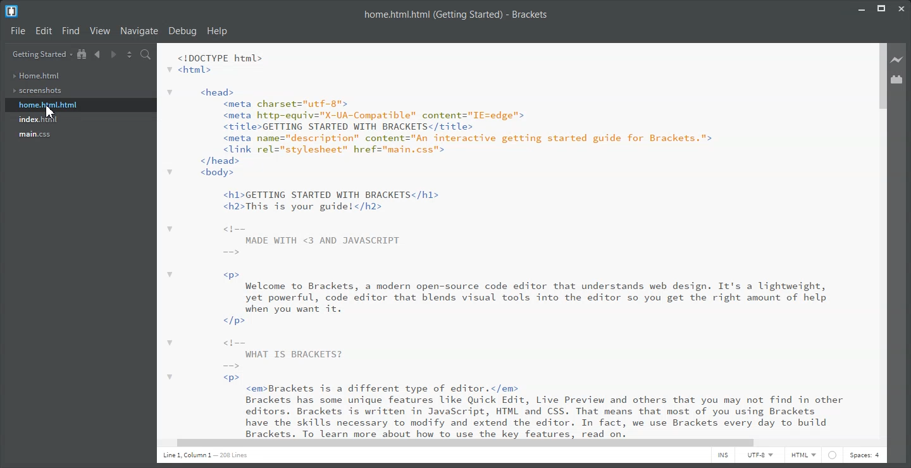  Describe the element at coordinates (113, 54) in the screenshot. I see `Navigate Forward` at that location.